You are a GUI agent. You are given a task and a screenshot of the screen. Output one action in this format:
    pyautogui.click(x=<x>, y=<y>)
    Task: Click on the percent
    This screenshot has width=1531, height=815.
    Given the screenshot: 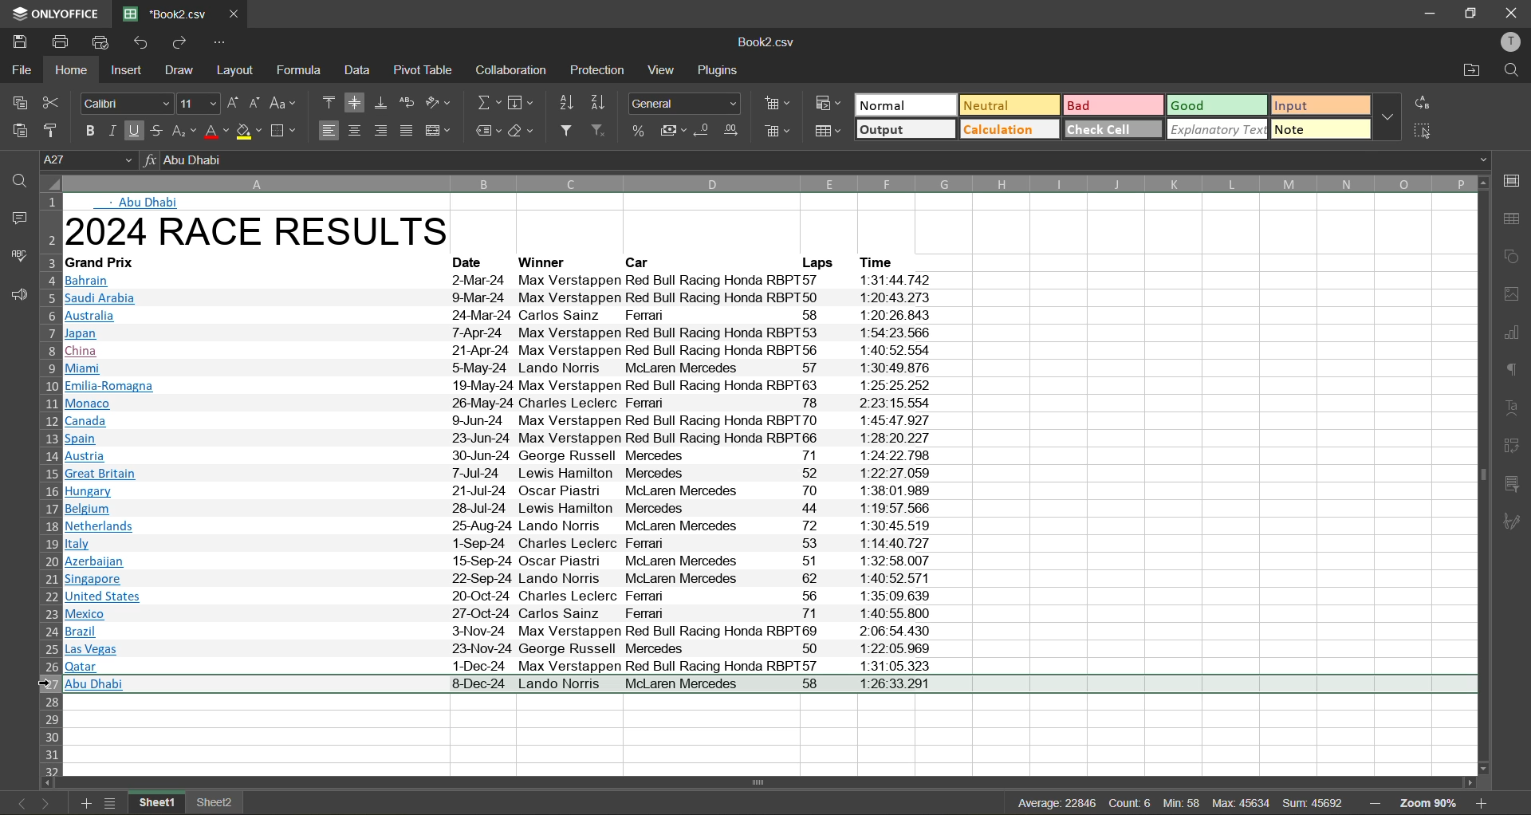 What is the action you would take?
    pyautogui.click(x=640, y=131)
    